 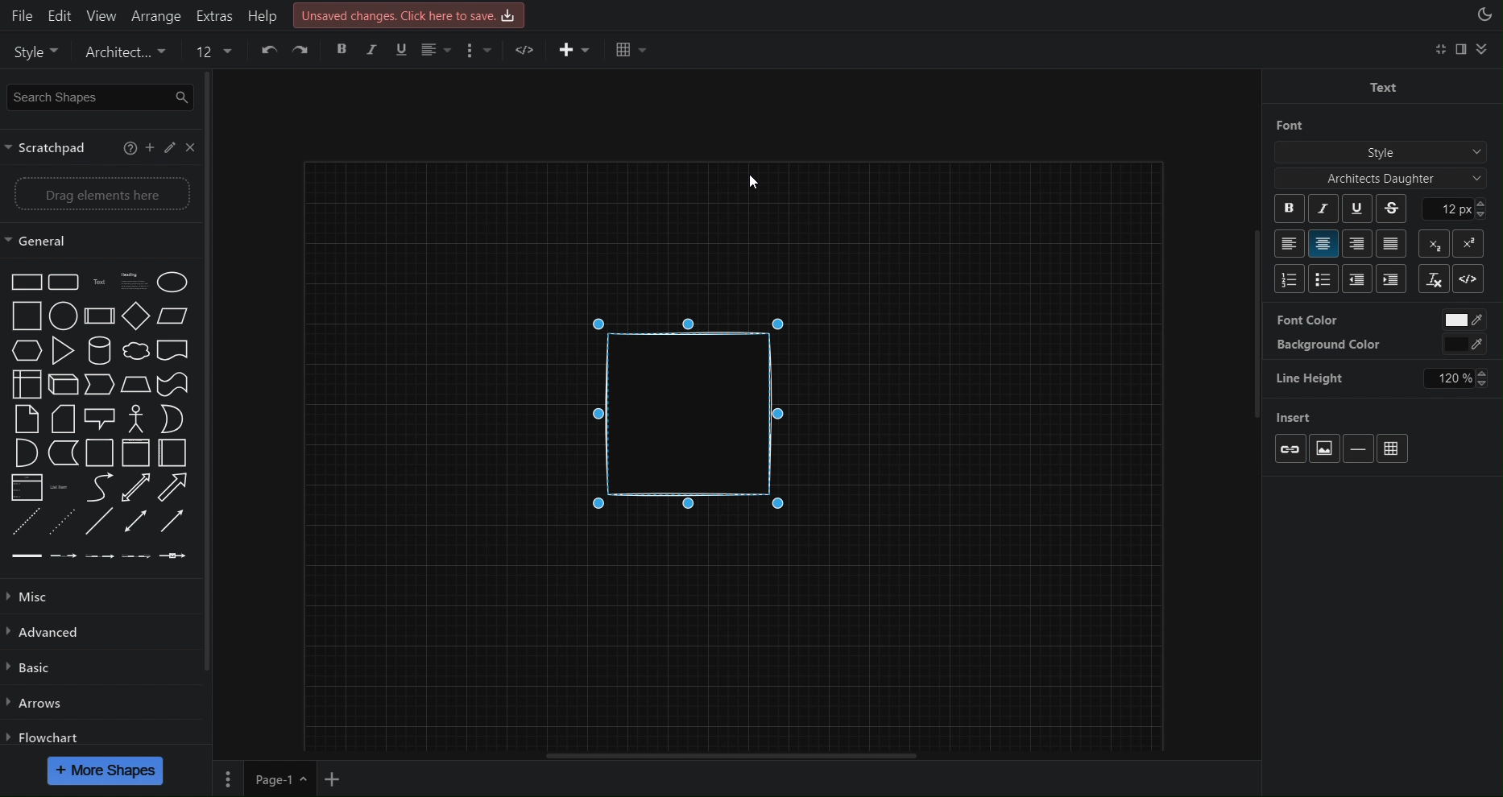 I want to click on Scratchpad, so click(x=98, y=148).